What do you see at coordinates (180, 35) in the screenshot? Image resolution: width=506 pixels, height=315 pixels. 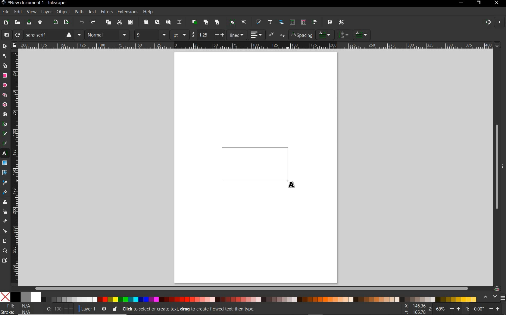 I see `pt` at bounding box center [180, 35].